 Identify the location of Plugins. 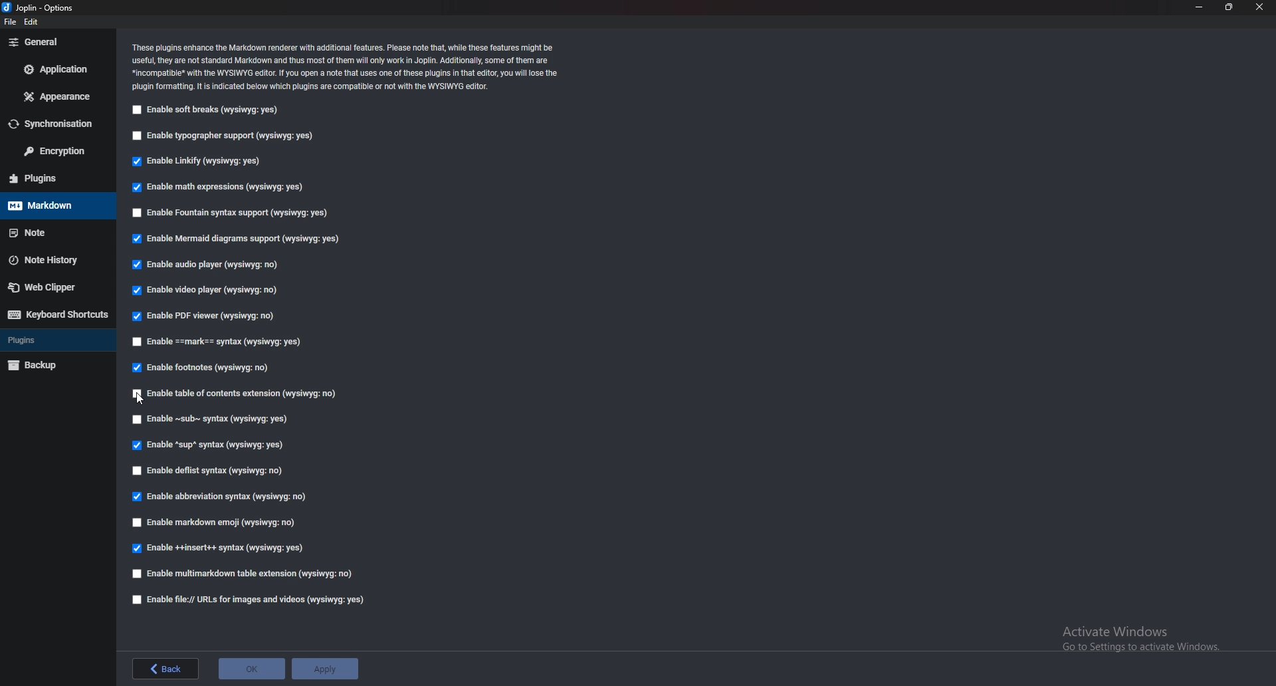
(53, 179).